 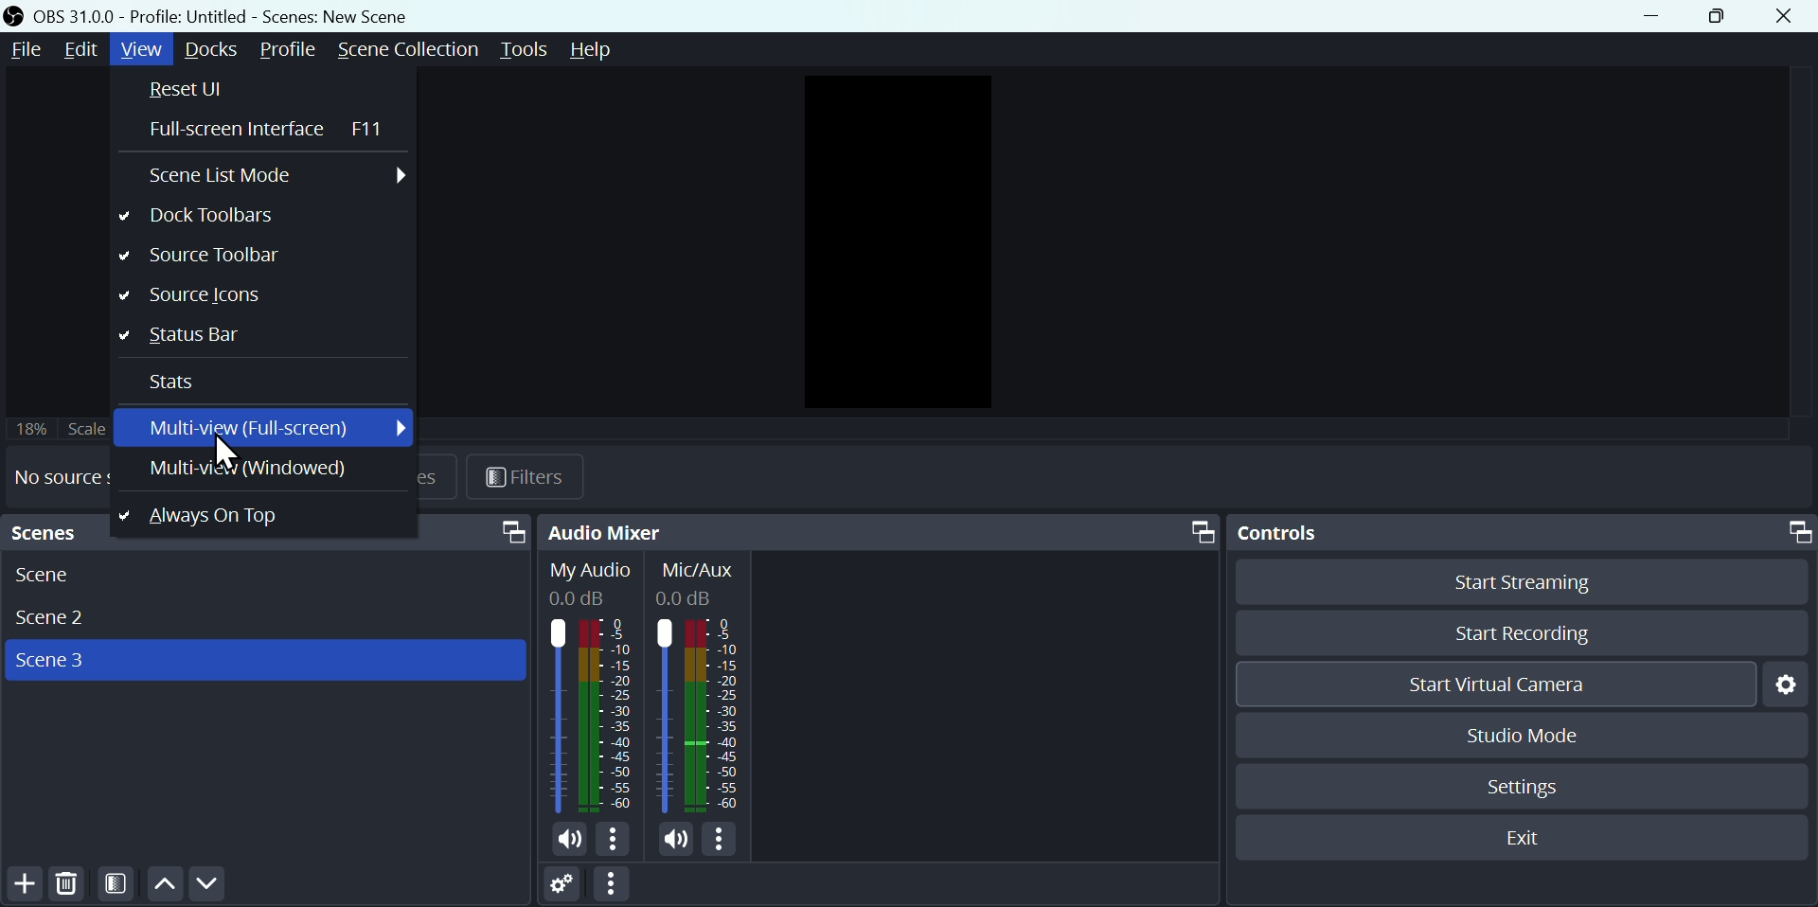 I want to click on Reset UI, so click(x=261, y=89).